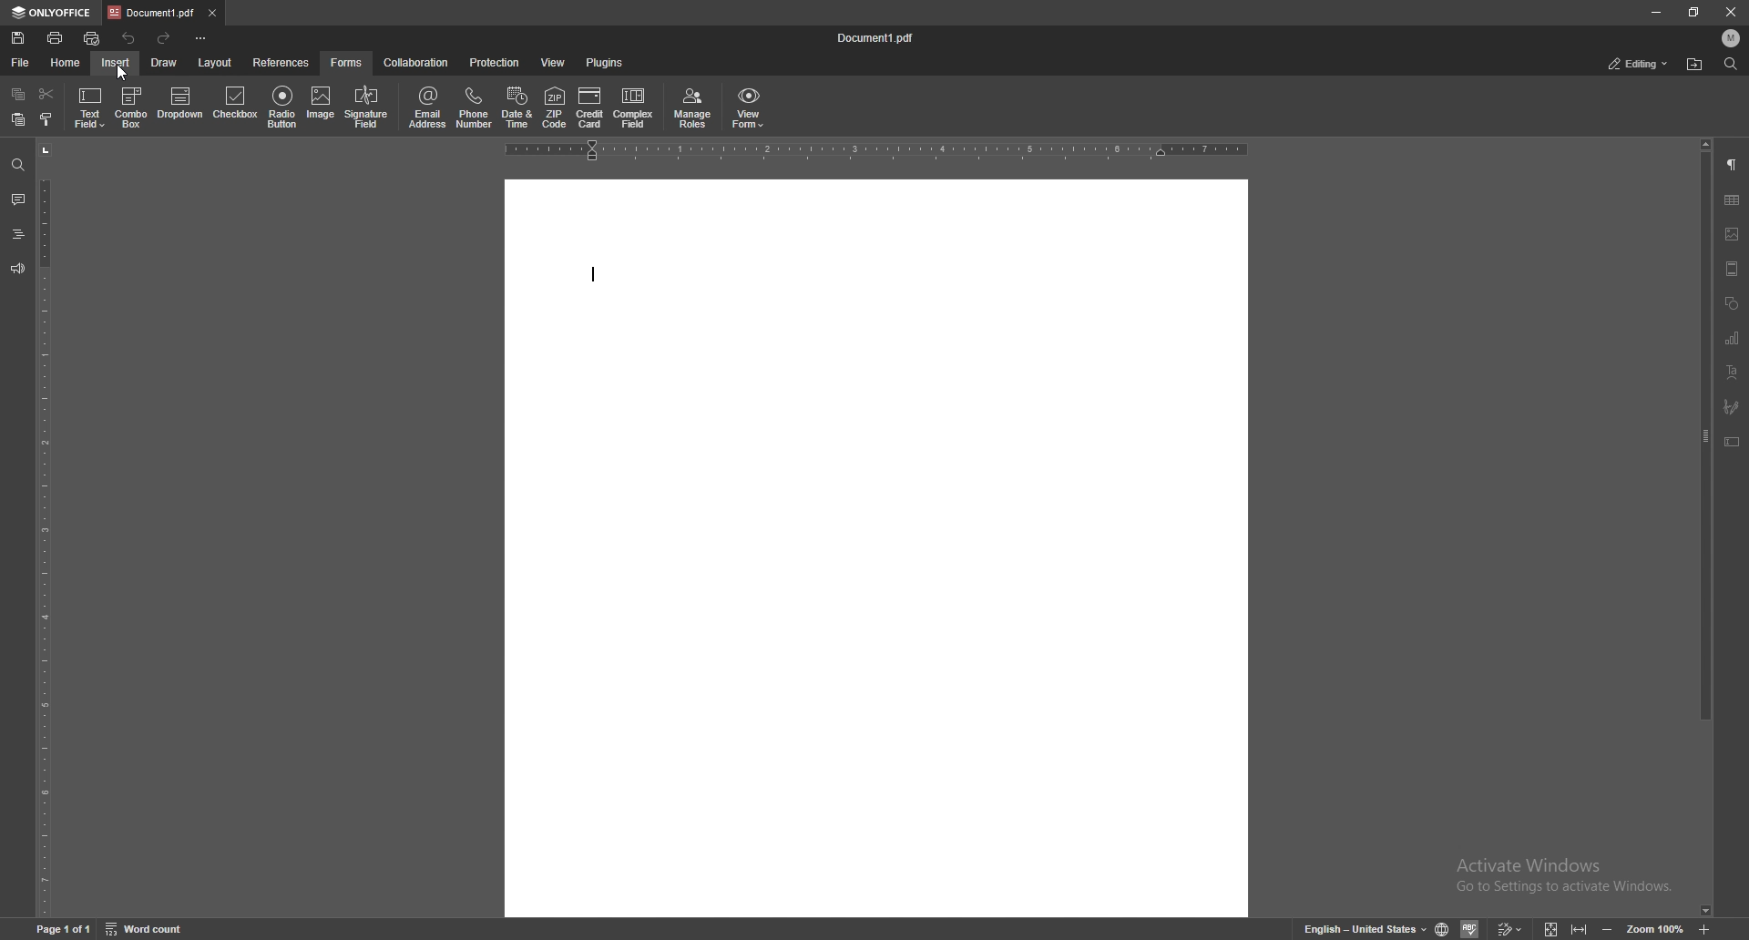  What do you see at coordinates (151, 13) in the screenshot?
I see `tab` at bounding box center [151, 13].